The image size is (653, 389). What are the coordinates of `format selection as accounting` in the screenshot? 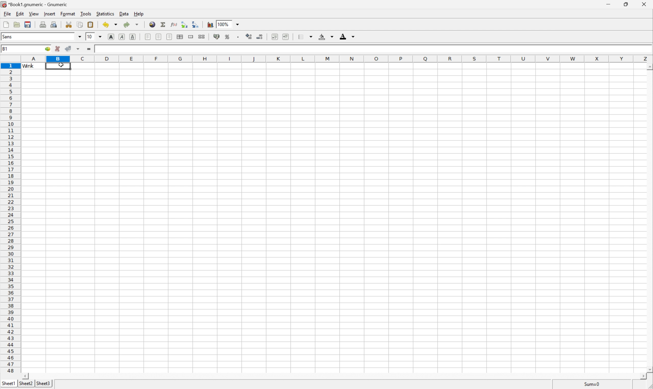 It's located at (216, 36).